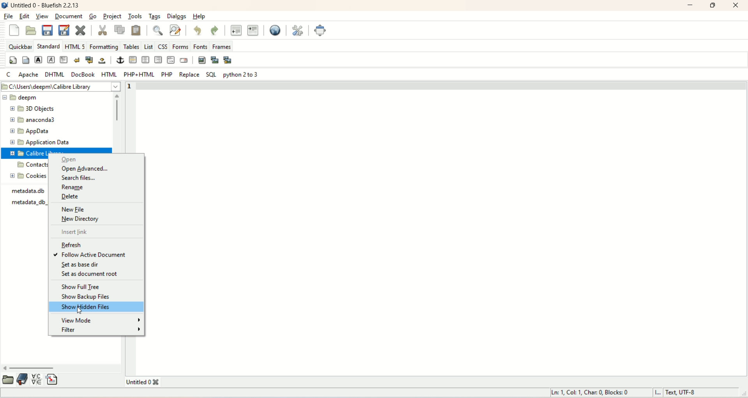 The image size is (748, 398). Describe the element at coordinates (31, 166) in the screenshot. I see `contacts` at that location.